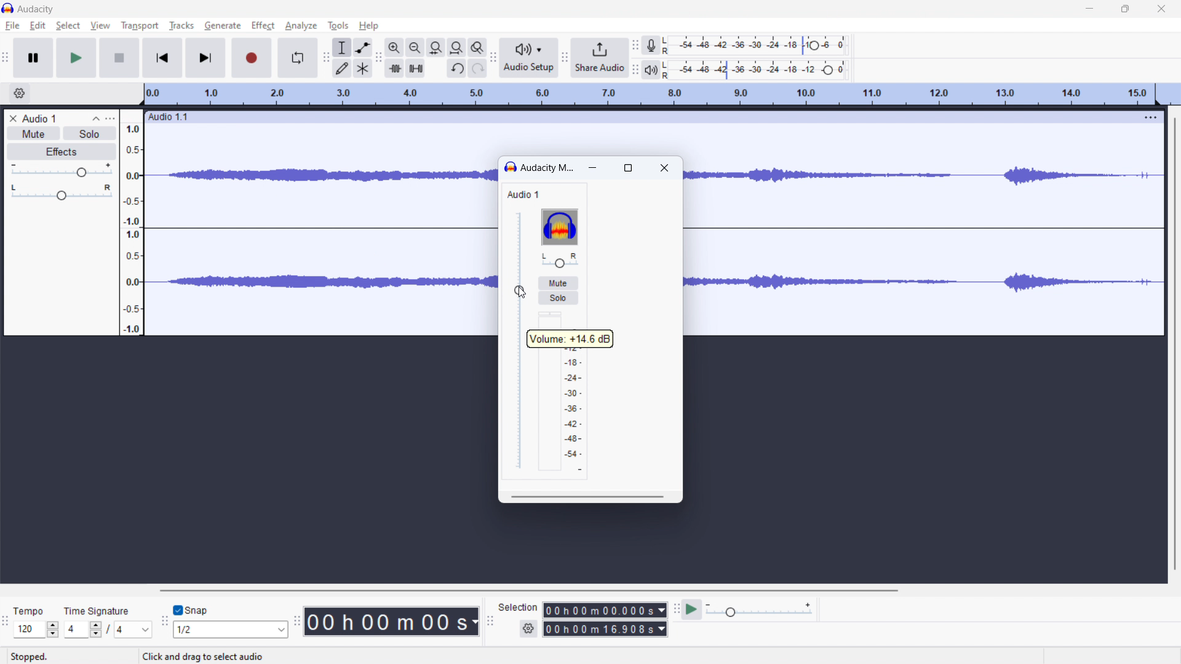 The height and width of the screenshot is (664, 1181). Describe the element at coordinates (90, 133) in the screenshot. I see `solo` at that location.